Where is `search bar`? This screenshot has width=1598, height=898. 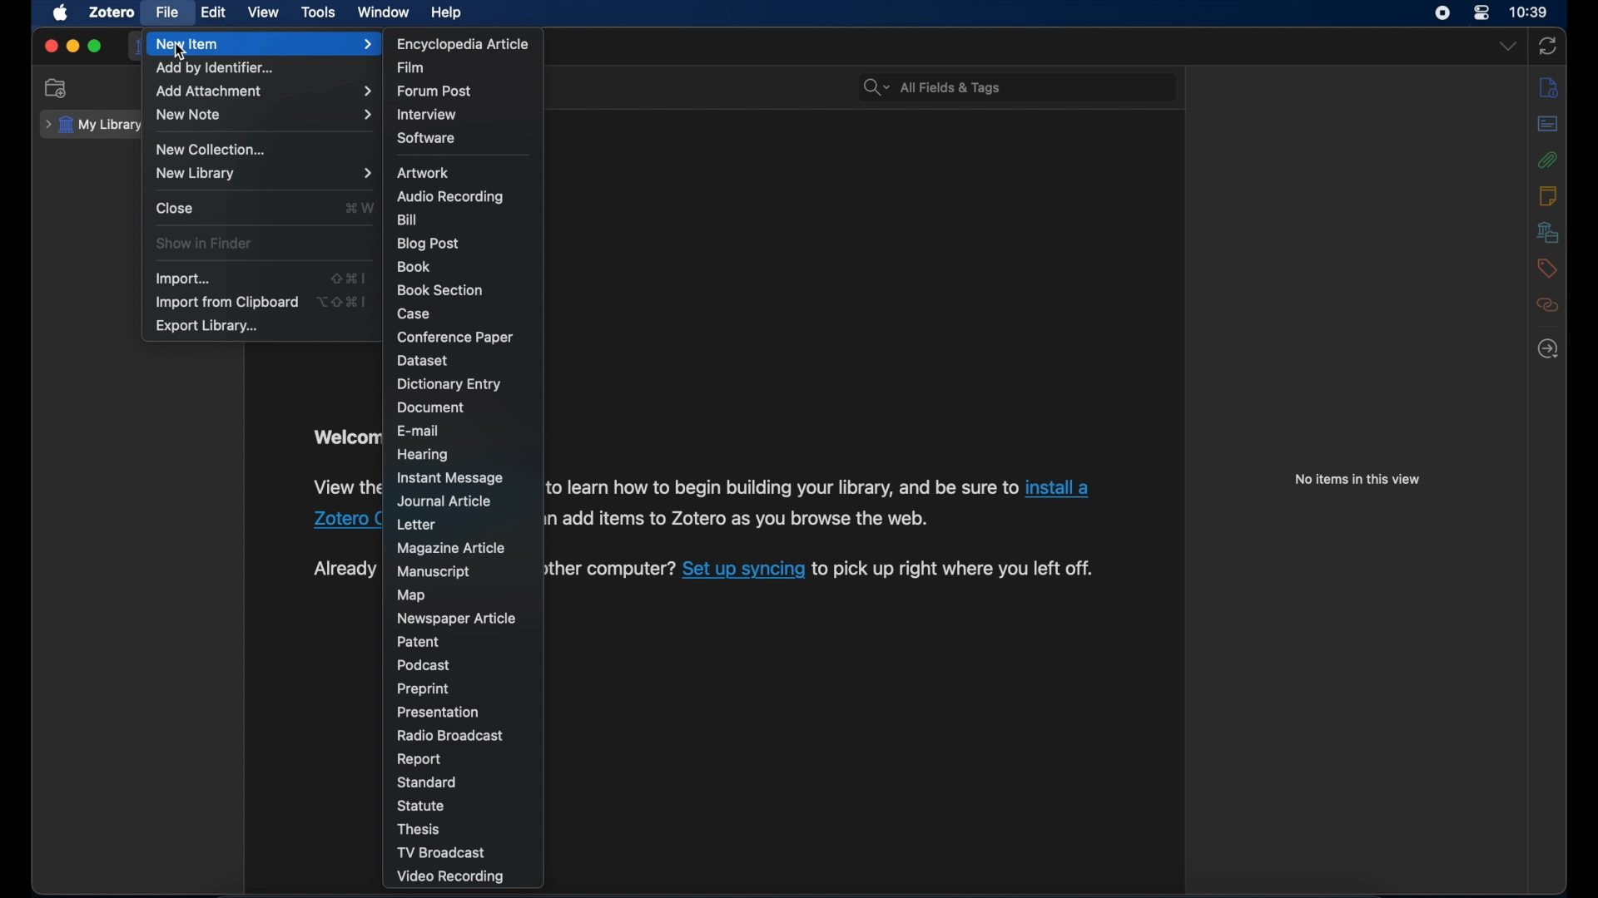 search bar is located at coordinates (934, 88).